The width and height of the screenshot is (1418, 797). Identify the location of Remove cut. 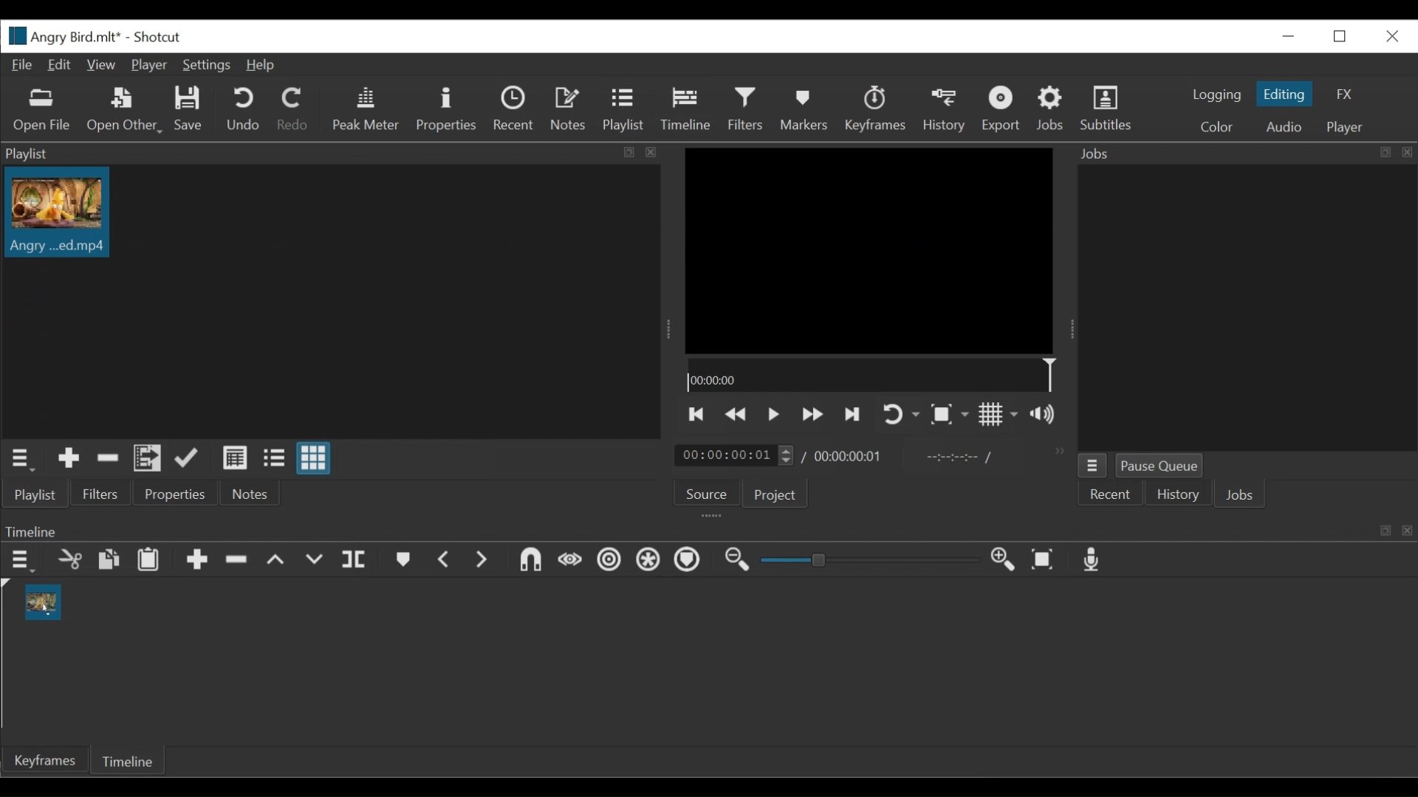
(109, 461).